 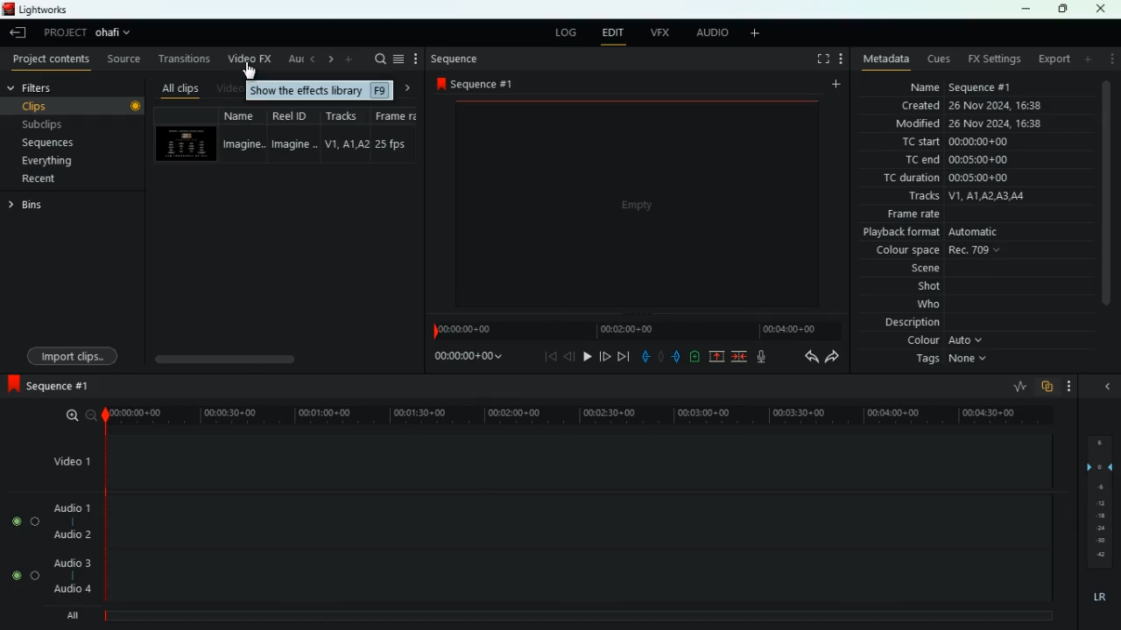 What do you see at coordinates (48, 9) in the screenshot?
I see `loghtworks` at bounding box center [48, 9].